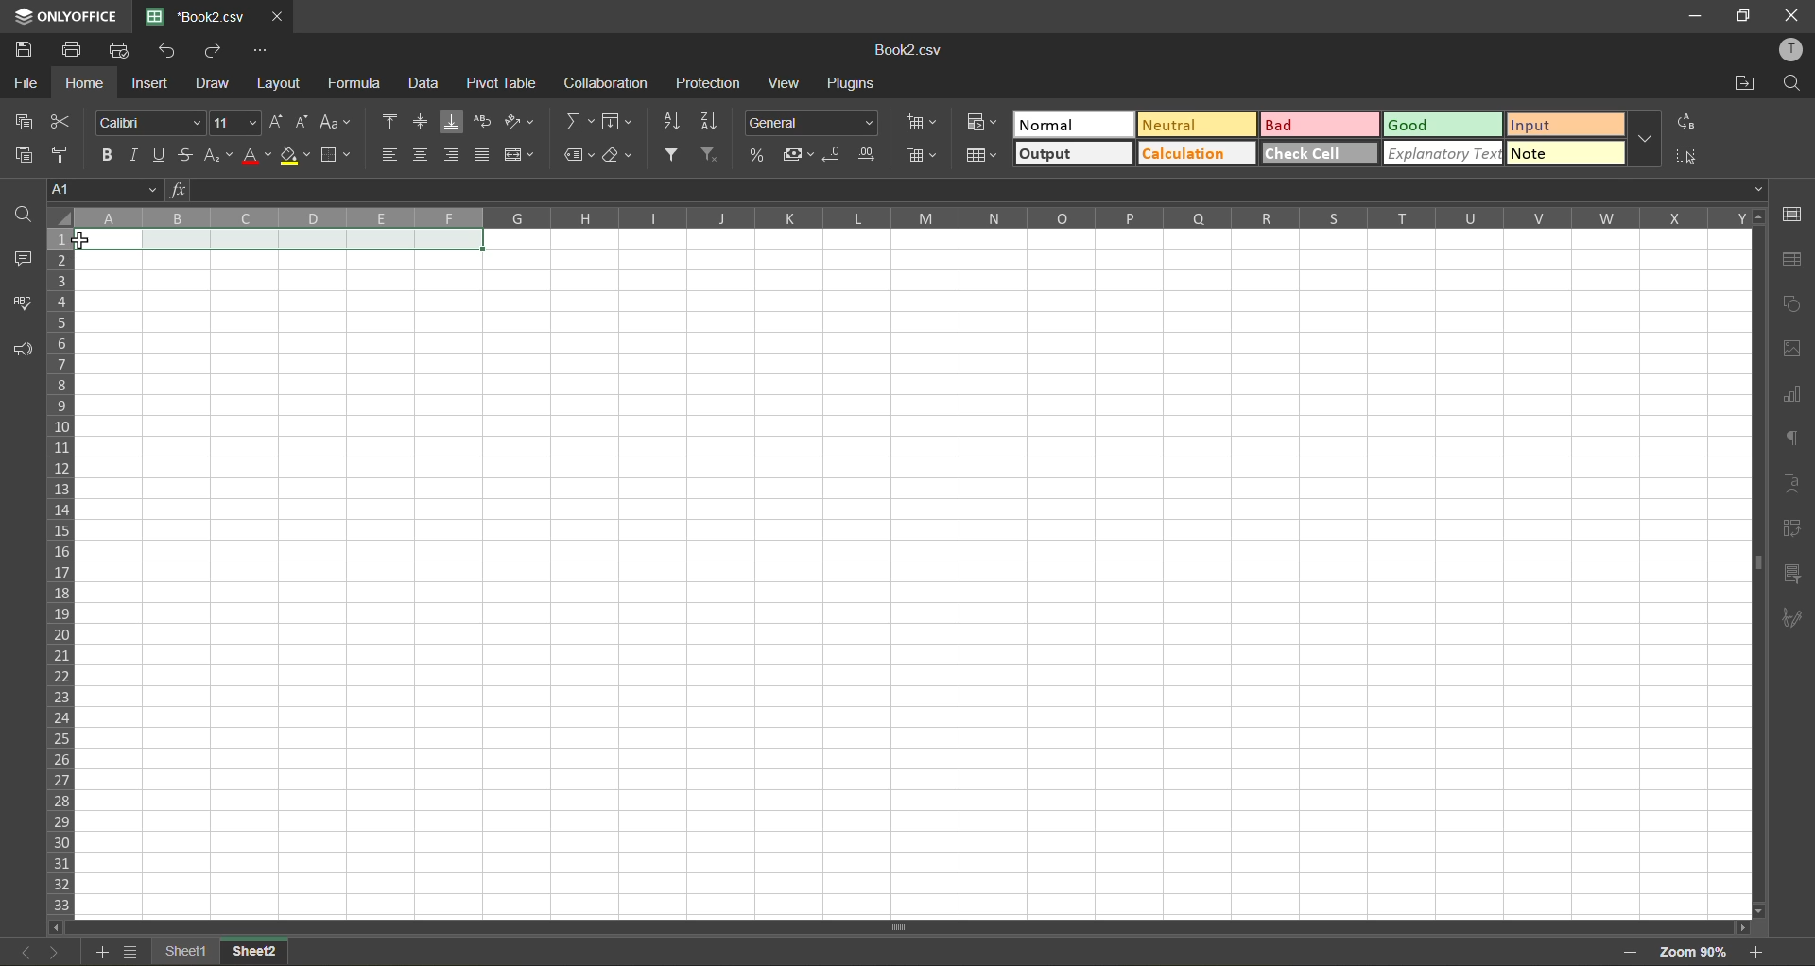  What do you see at coordinates (166, 50) in the screenshot?
I see `undo` at bounding box center [166, 50].